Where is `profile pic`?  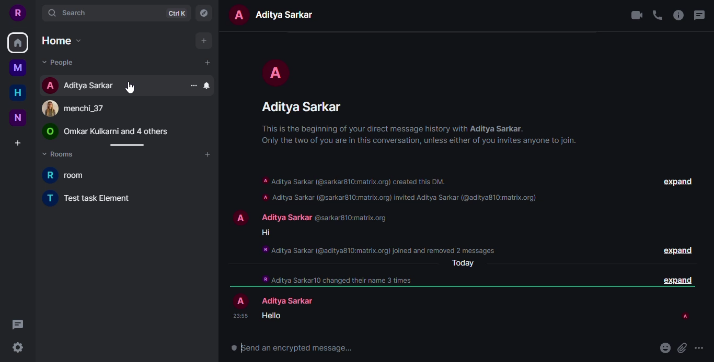
profile pic is located at coordinates (274, 70).